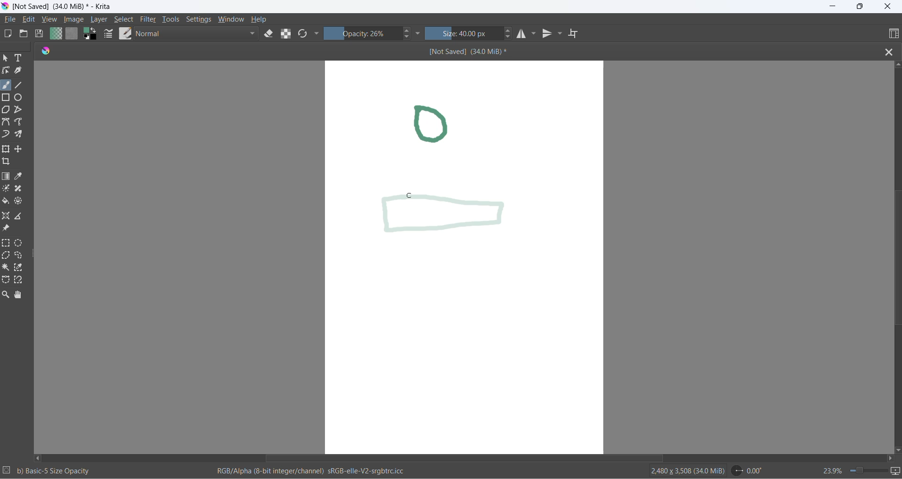  I want to click on freehand brush tool, so click(7, 84).